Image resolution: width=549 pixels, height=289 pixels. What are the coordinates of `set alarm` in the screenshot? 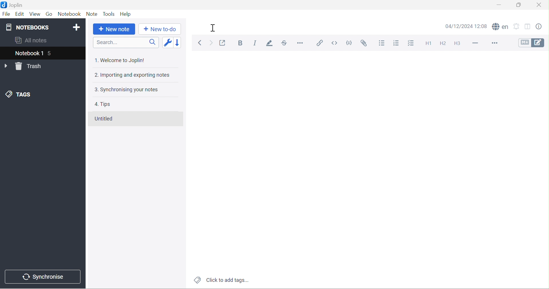 It's located at (517, 26).